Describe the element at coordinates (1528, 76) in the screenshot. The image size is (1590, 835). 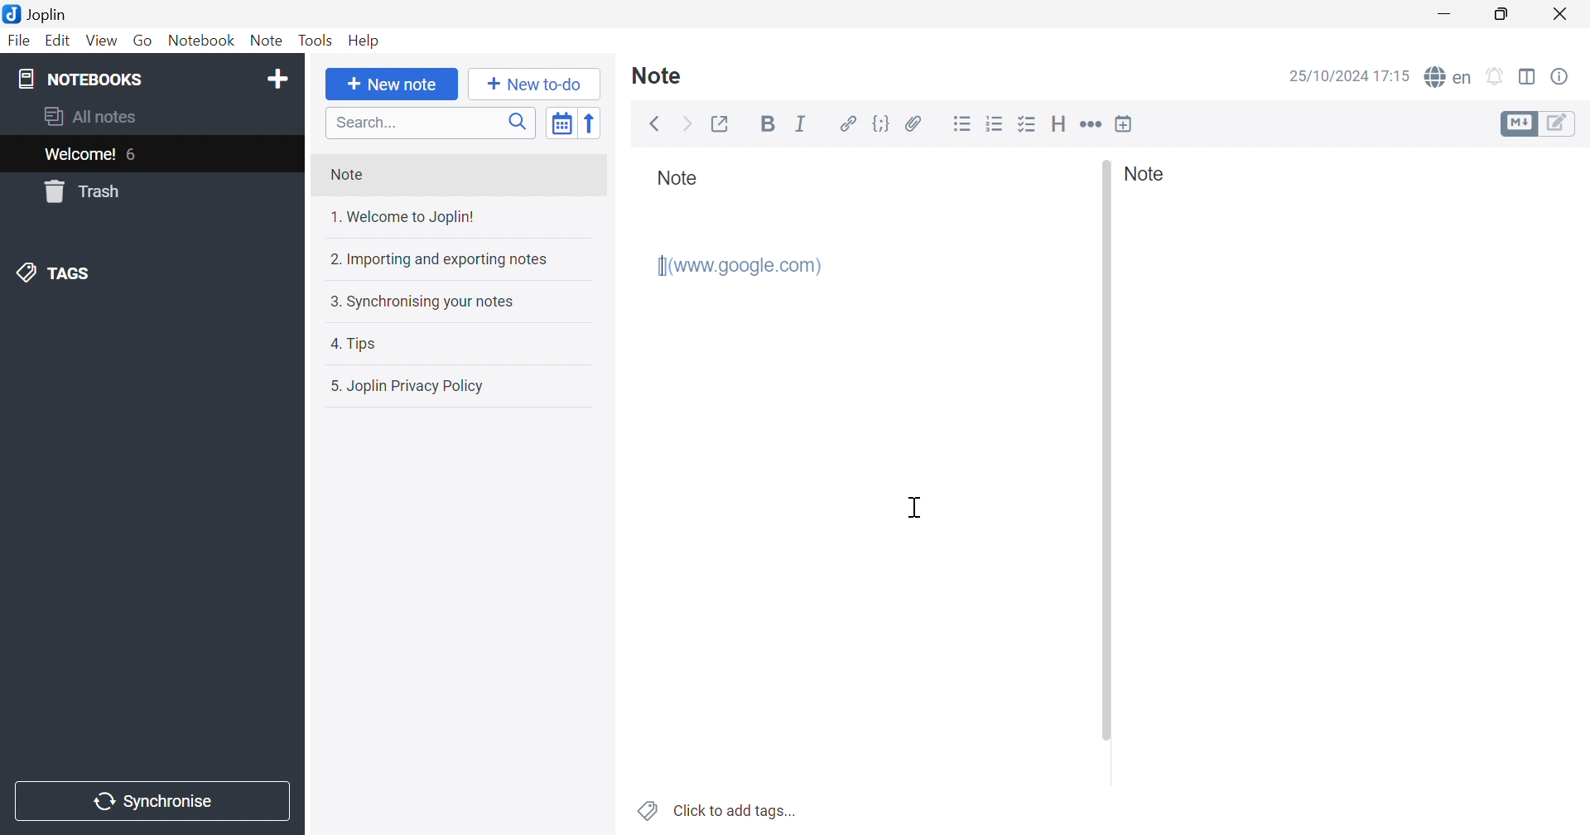
I see `Toggle editor layout` at that location.